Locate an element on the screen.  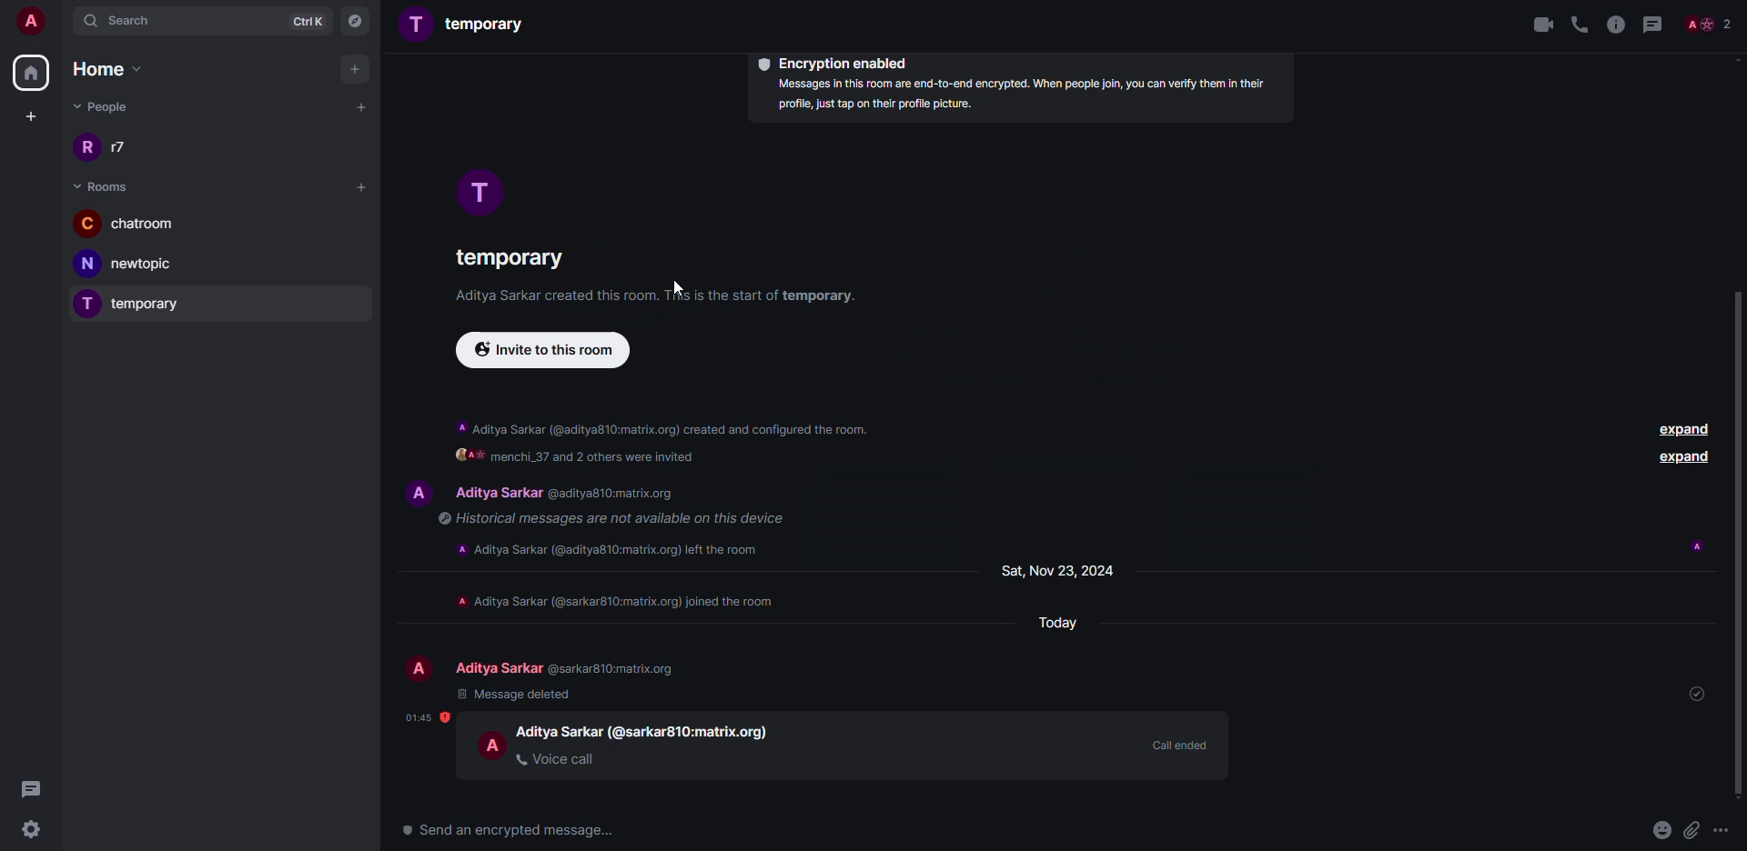
threads is located at coordinates (30, 788).